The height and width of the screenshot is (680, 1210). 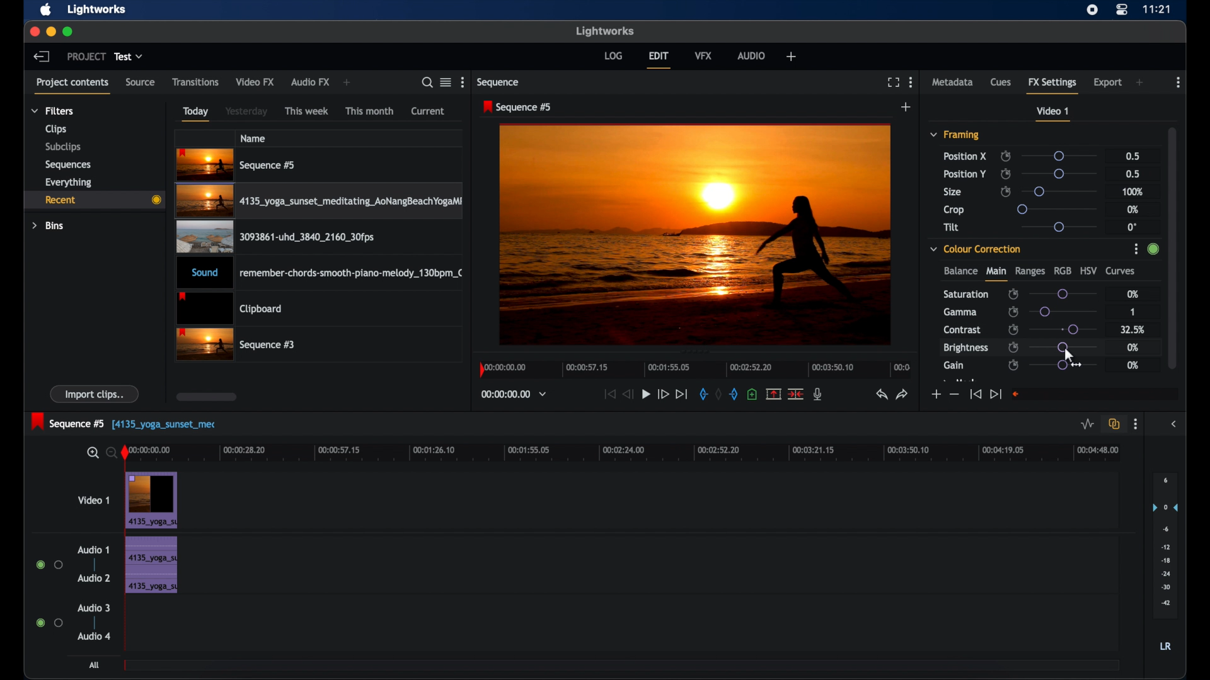 What do you see at coordinates (996, 274) in the screenshot?
I see `main` at bounding box center [996, 274].